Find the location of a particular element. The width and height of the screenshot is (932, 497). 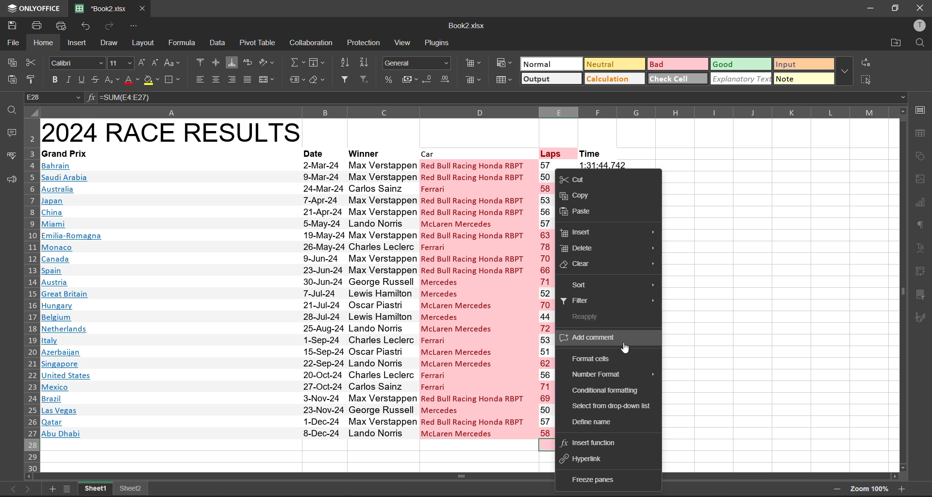

align right is located at coordinates (233, 80).